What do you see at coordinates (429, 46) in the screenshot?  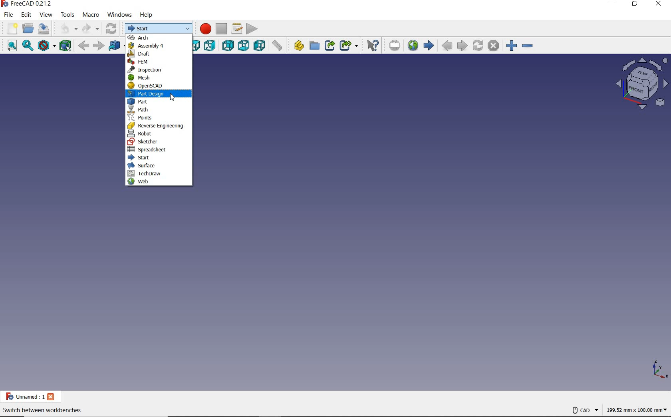 I see `START PAGE` at bounding box center [429, 46].